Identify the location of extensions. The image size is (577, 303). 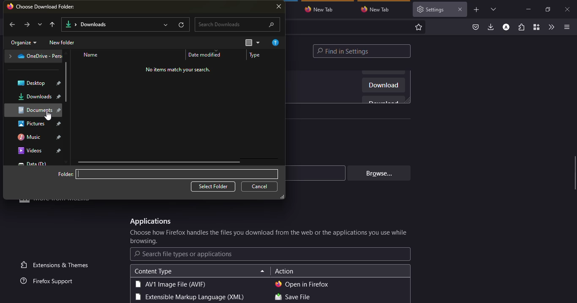
(521, 28).